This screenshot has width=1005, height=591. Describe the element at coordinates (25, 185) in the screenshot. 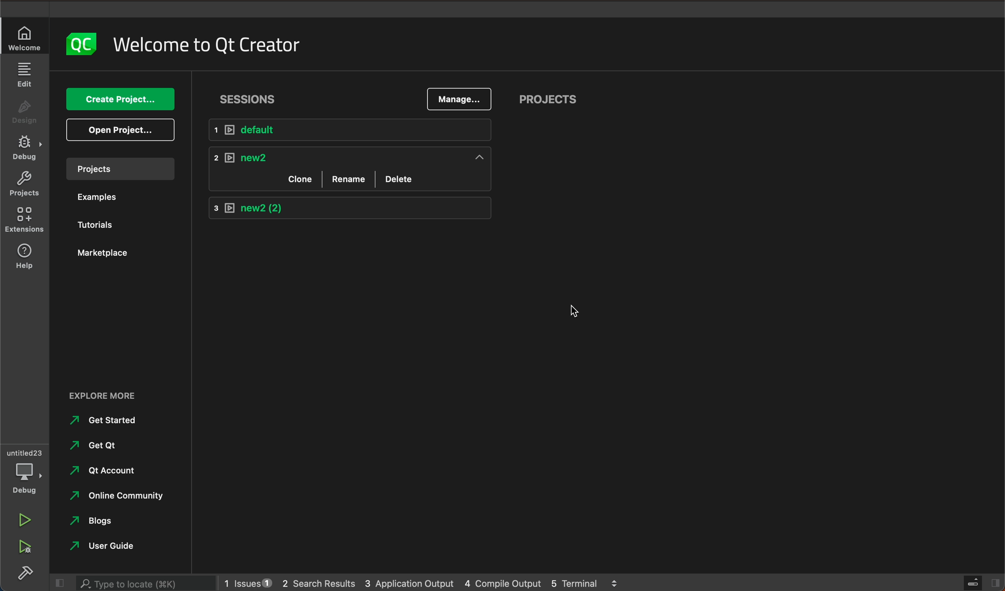

I see `projects` at that location.